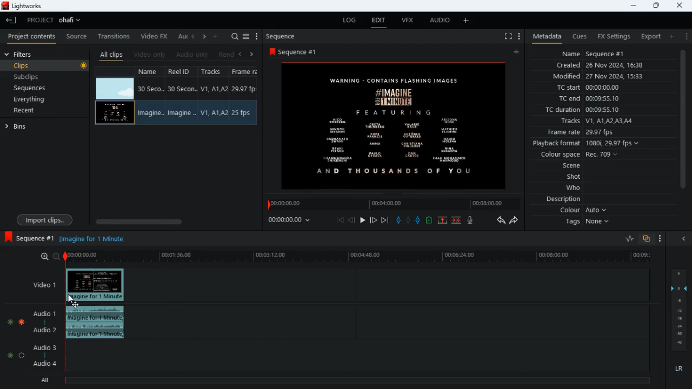 The width and height of the screenshot is (692, 389). Describe the element at coordinates (545, 36) in the screenshot. I see `metadata` at that location.